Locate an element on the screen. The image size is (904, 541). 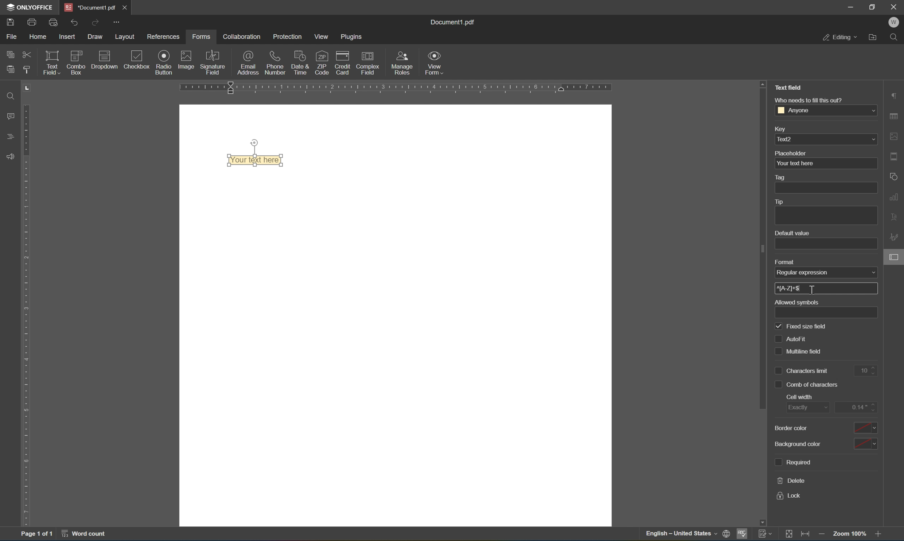
background color is located at coordinates (797, 443).